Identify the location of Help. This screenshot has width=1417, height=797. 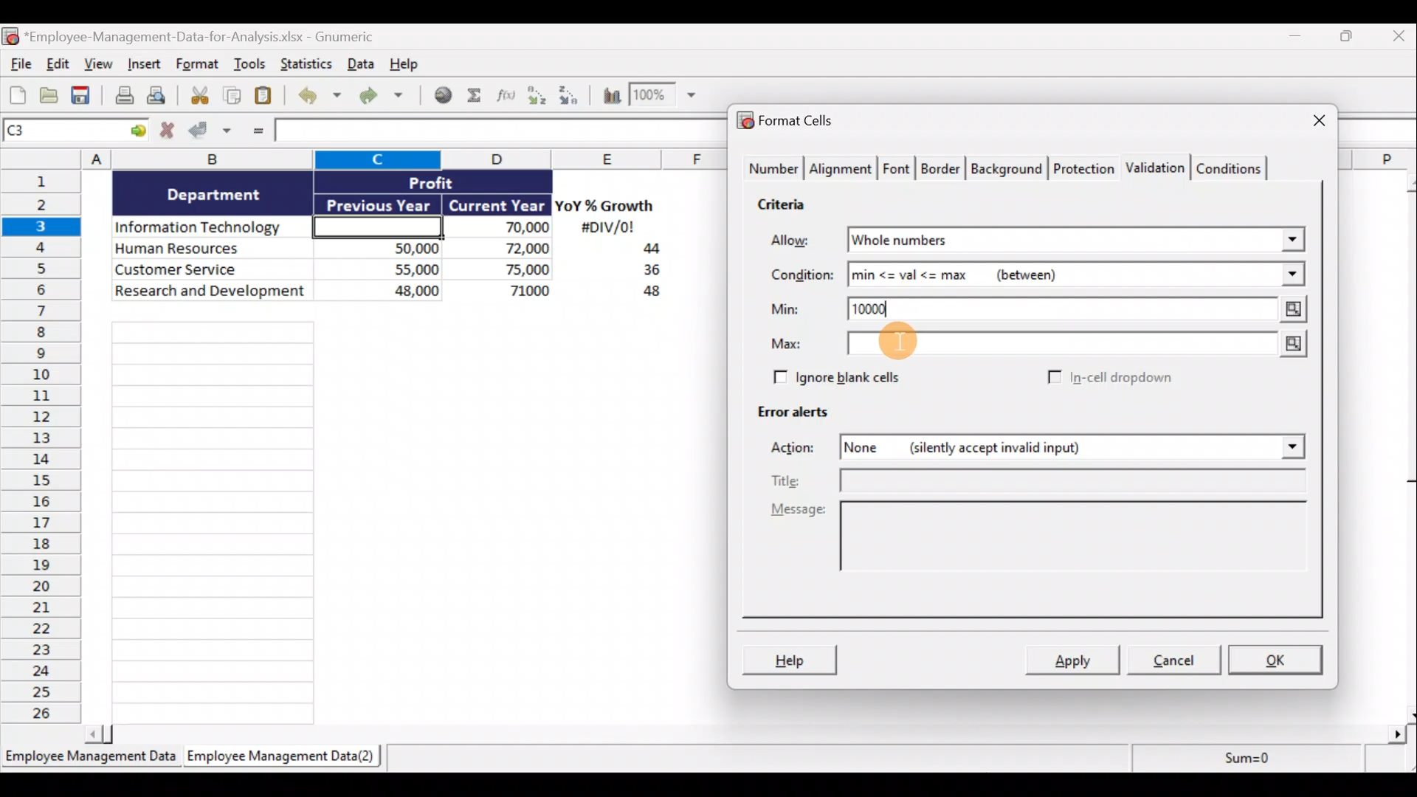
(409, 63).